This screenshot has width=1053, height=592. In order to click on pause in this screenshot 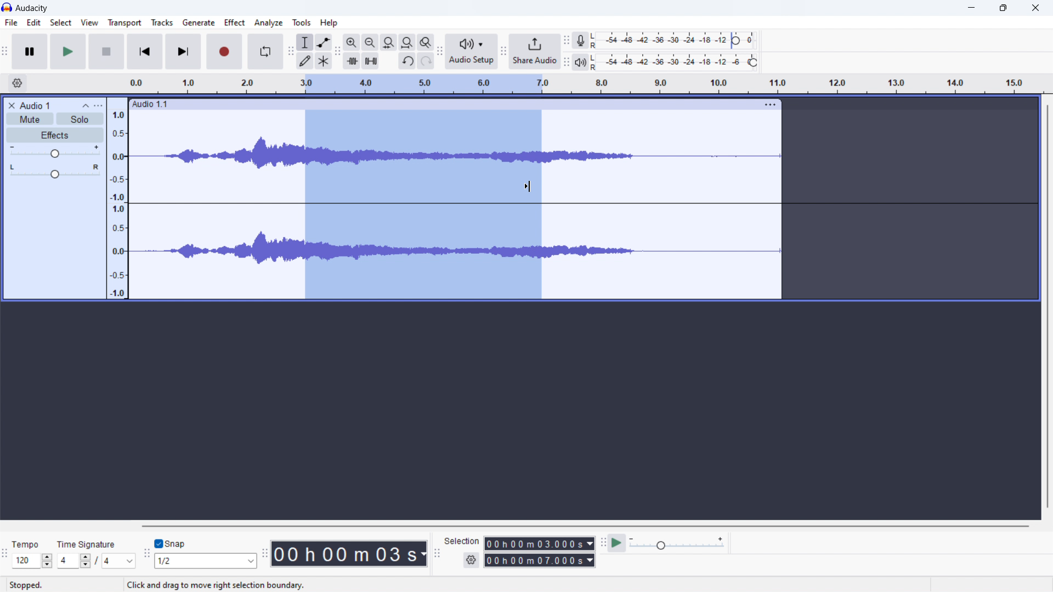, I will do `click(29, 51)`.